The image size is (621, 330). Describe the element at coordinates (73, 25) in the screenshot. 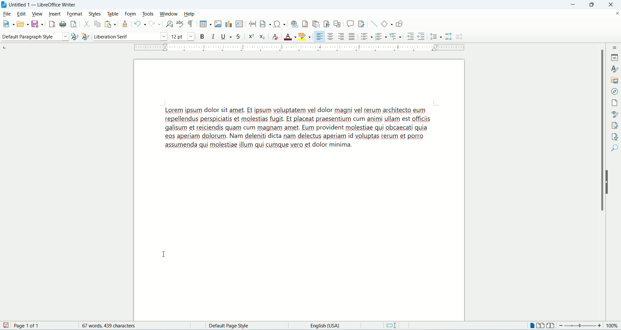

I see `print preview` at that location.